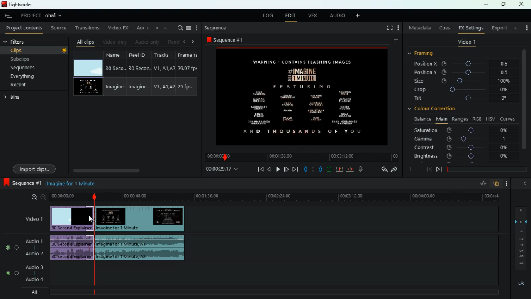 This screenshot has height=299, width=531. What do you see at coordinates (10, 16) in the screenshot?
I see `back` at bounding box center [10, 16].